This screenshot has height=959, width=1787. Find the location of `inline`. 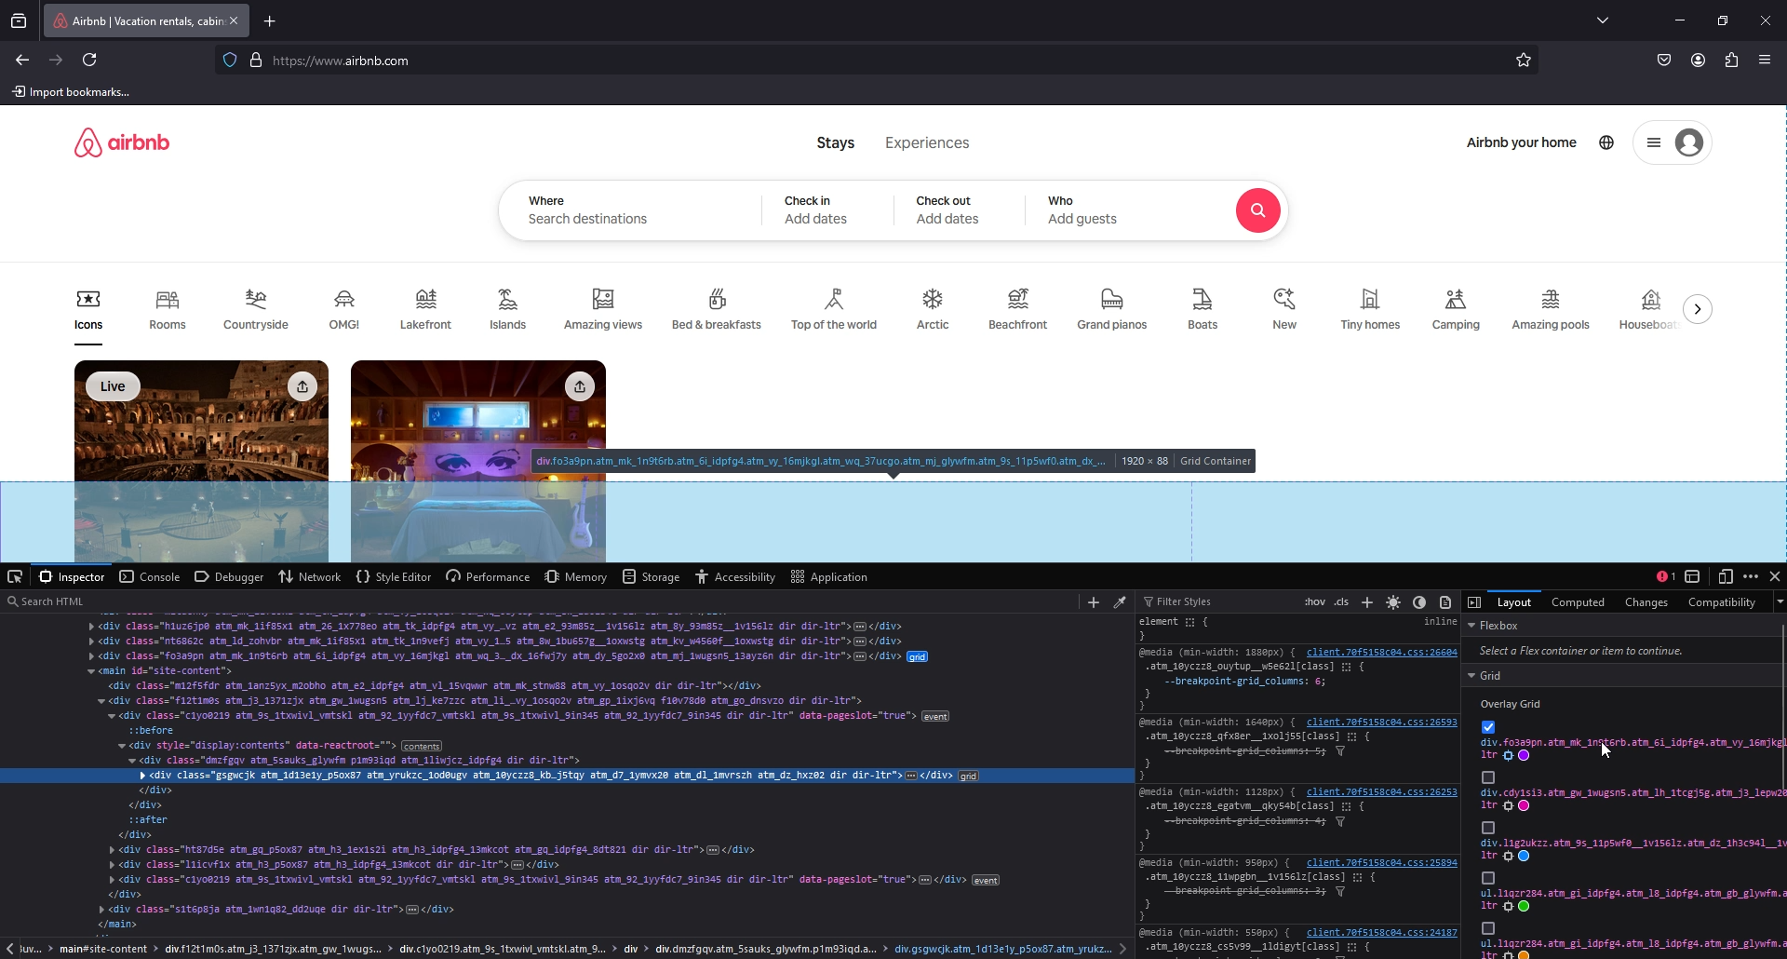

inline is located at coordinates (1438, 622).